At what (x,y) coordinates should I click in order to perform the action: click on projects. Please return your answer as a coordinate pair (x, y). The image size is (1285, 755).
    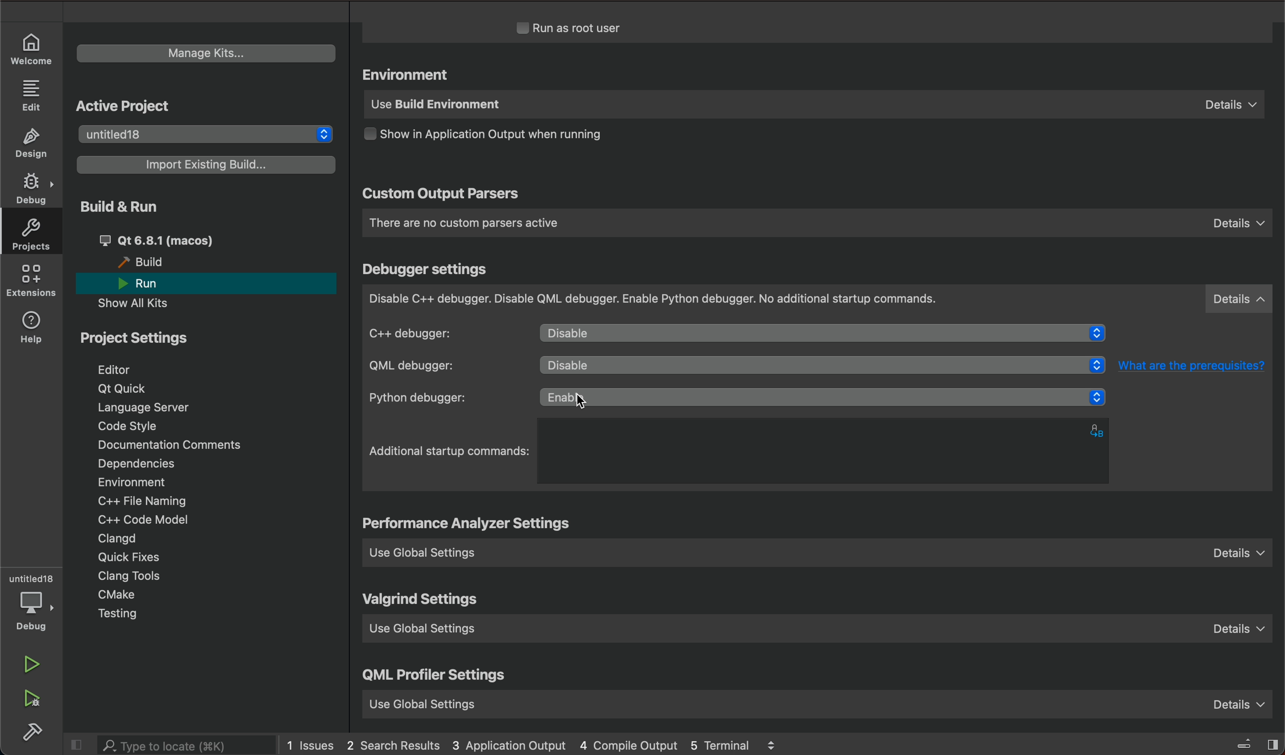
    Looking at the image, I should click on (36, 237).